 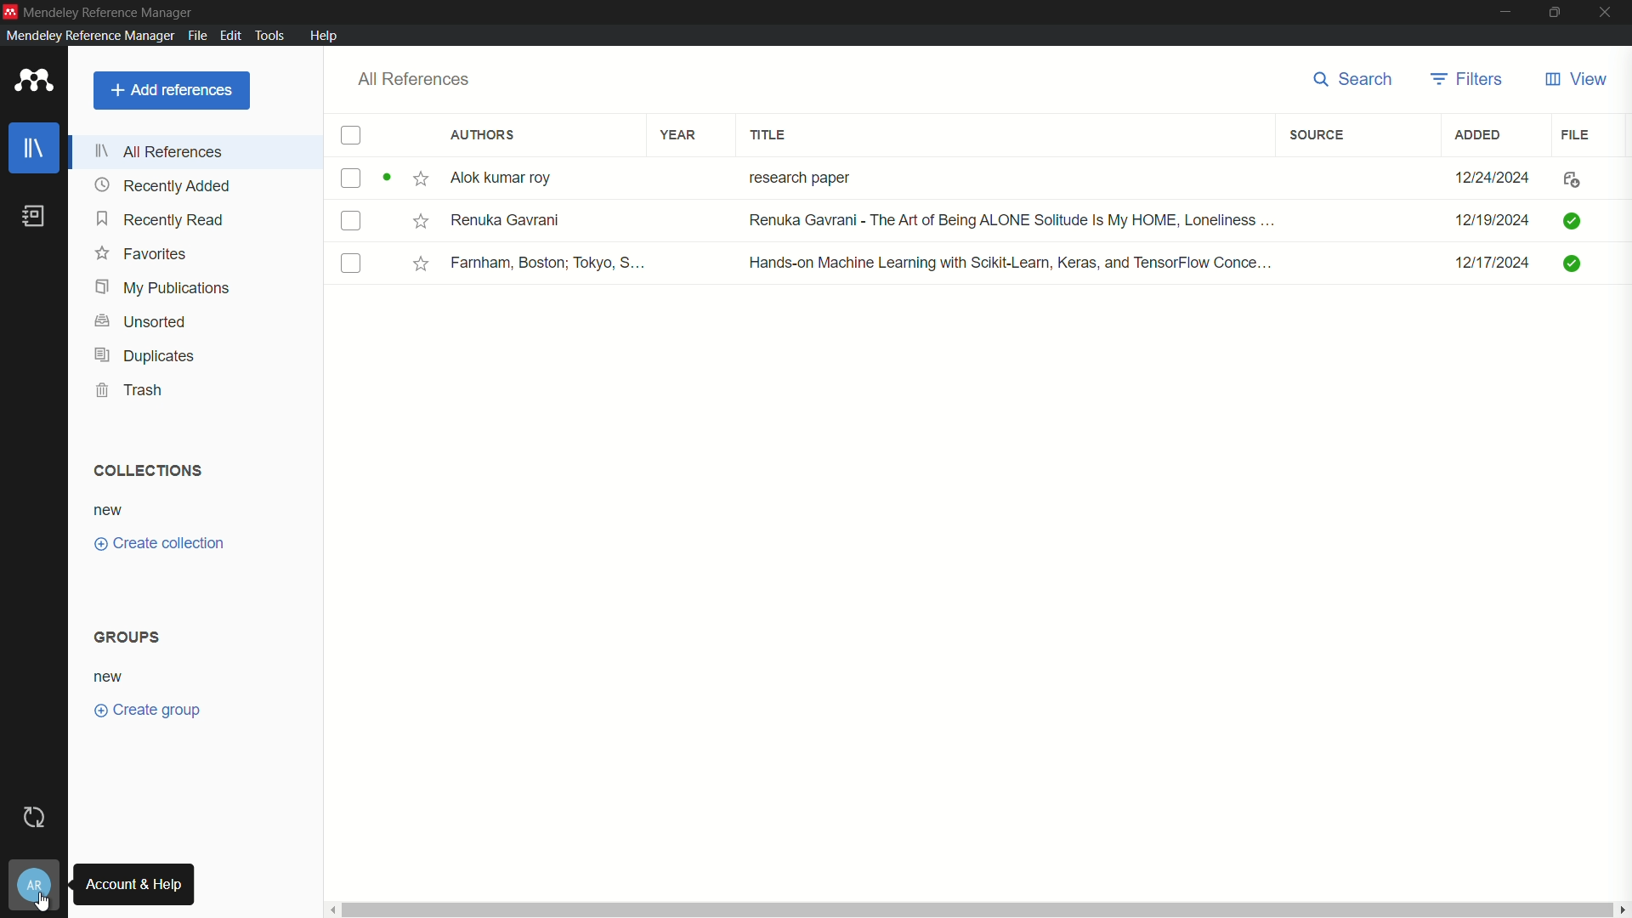 What do you see at coordinates (416, 179) in the screenshot?
I see `favourite` at bounding box center [416, 179].